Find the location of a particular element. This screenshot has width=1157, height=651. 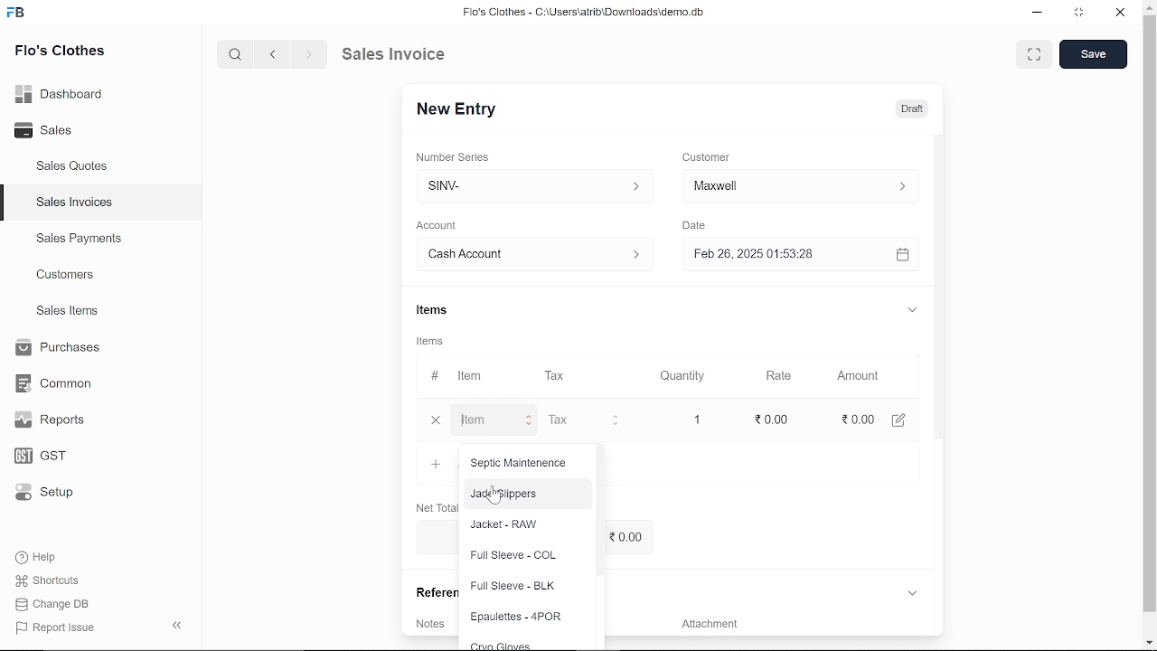

SINV-  is located at coordinates (538, 186).